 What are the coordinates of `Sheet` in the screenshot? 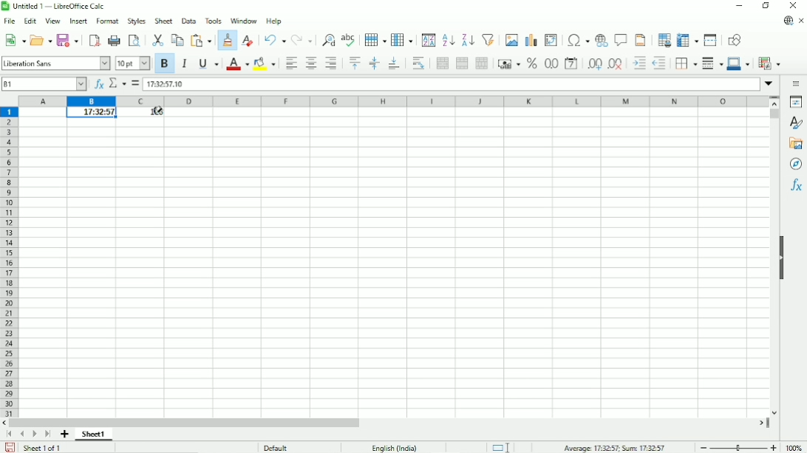 It's located at (163, 21).